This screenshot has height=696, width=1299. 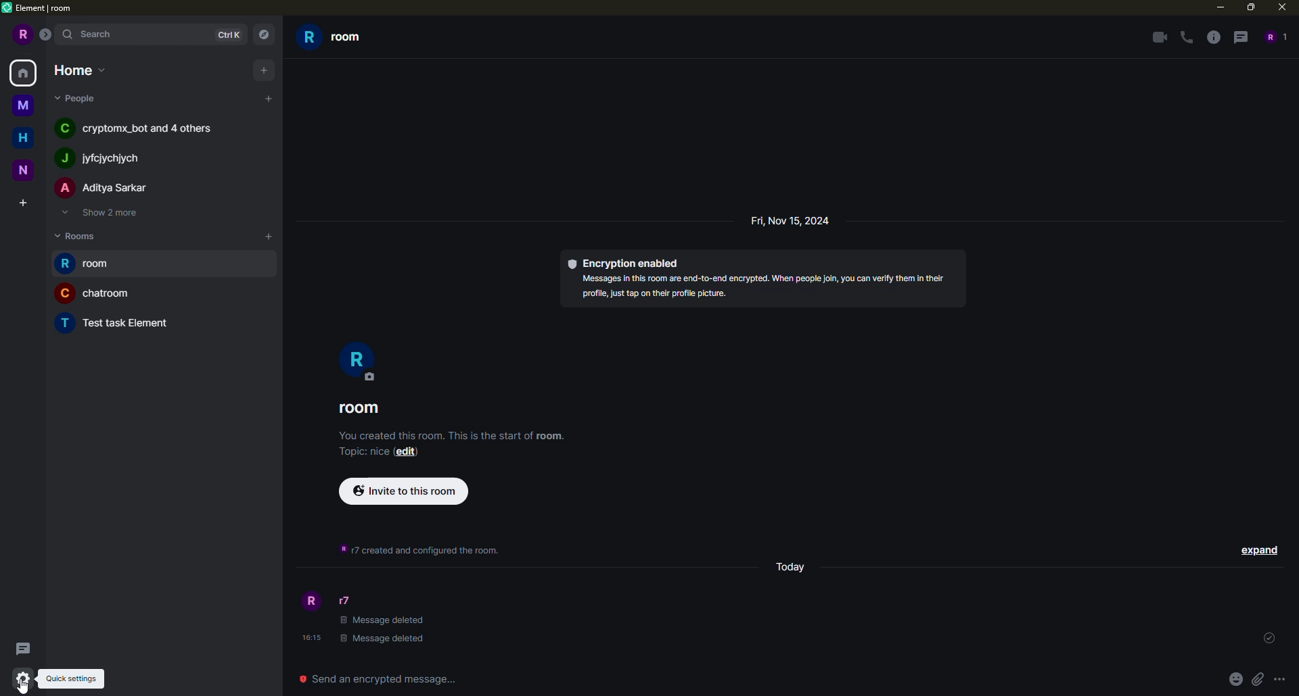 I want to click on cursor, so click(x=22, y=689).